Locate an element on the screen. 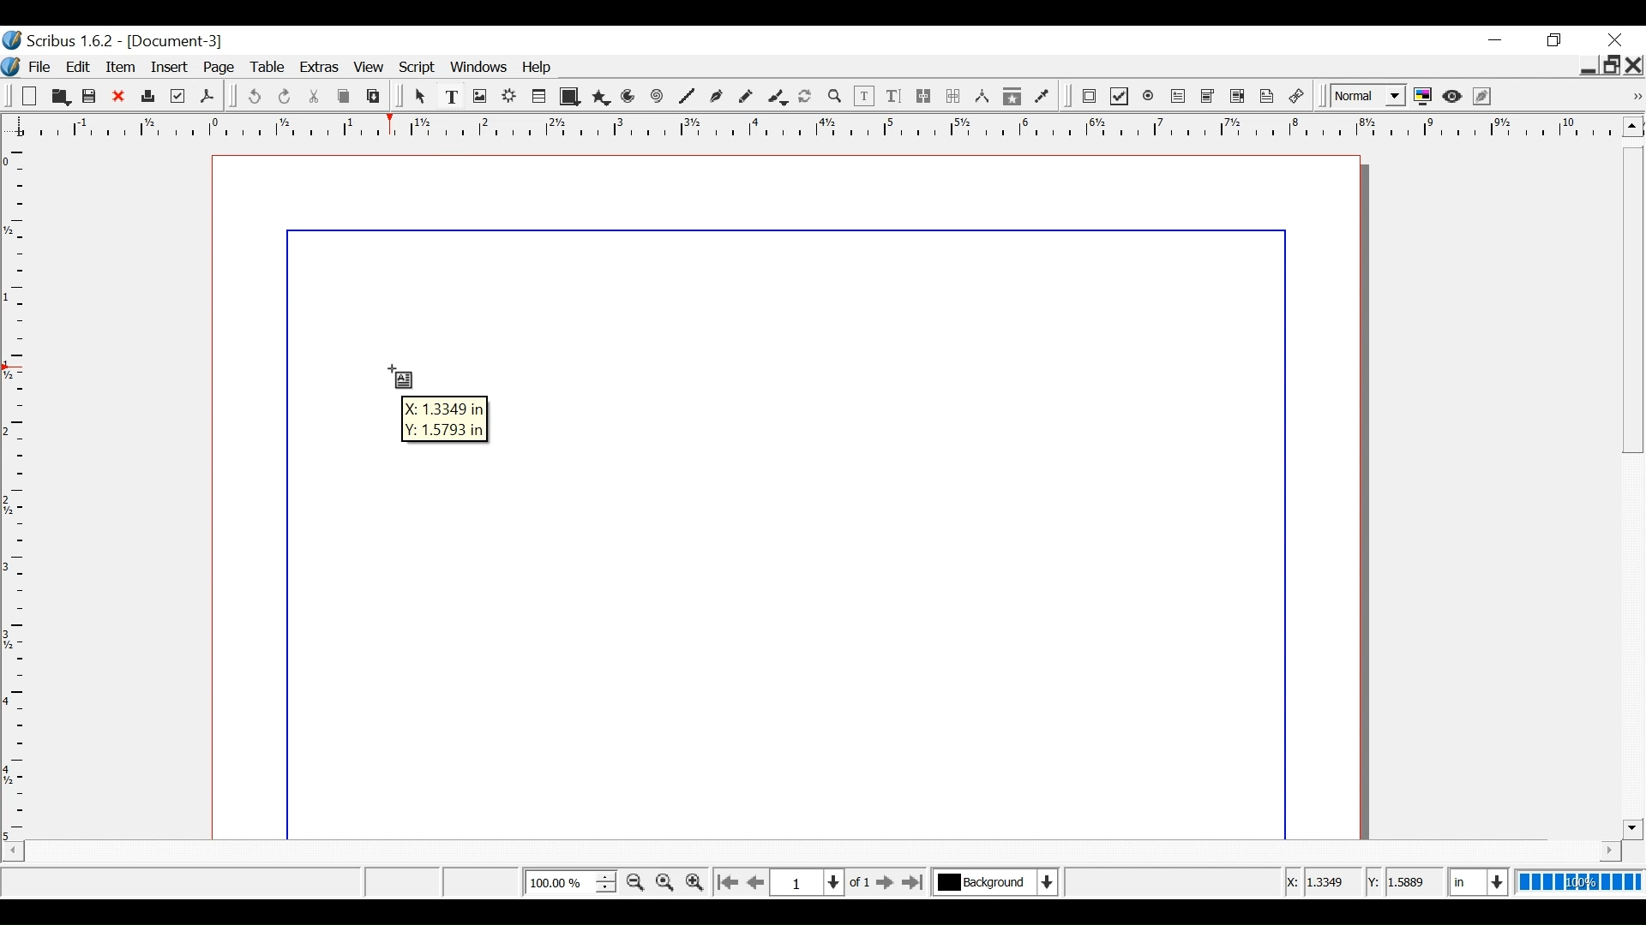  Help is located at coordinates (541, 67).